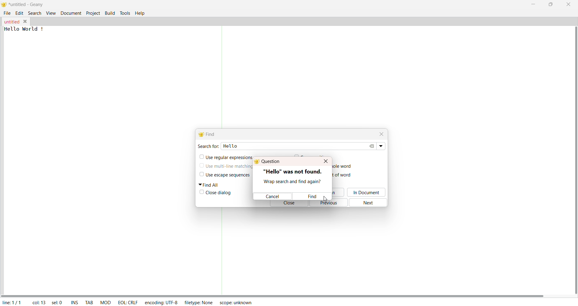  What do you see at coordinates (93, 14) in the screenshot?
I see `Project` at bounding box center [93, 14].